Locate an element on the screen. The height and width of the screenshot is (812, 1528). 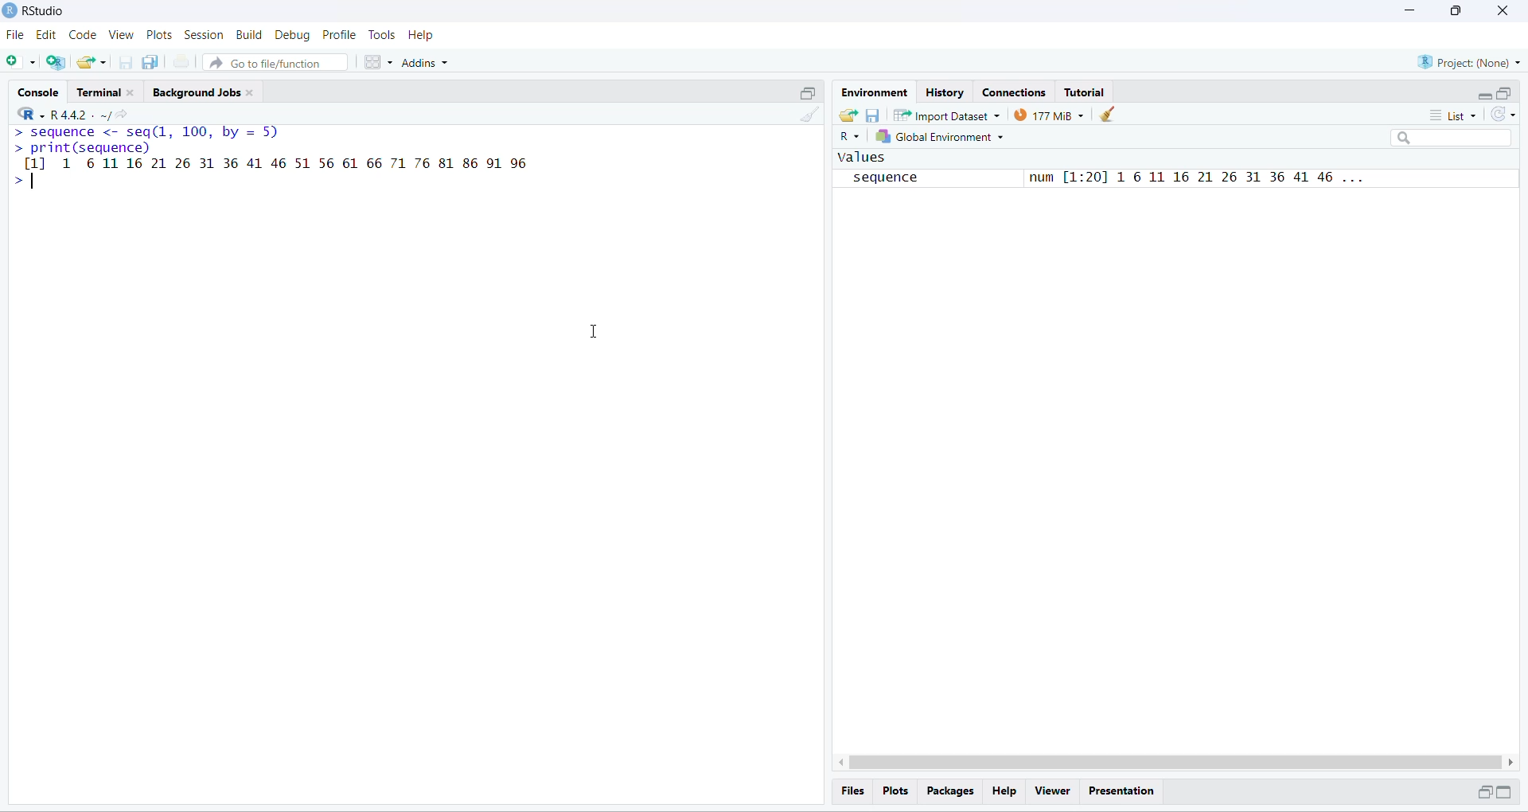
plots is located at coordinates (896, 791).